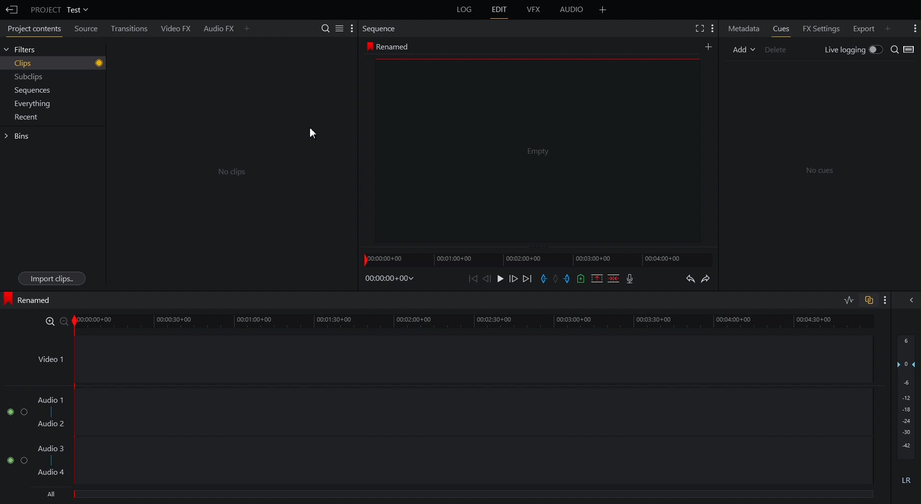  What do you see at coordinates (912, 27) in the screenshot?
I see `More` at bounding box center [912, 27].